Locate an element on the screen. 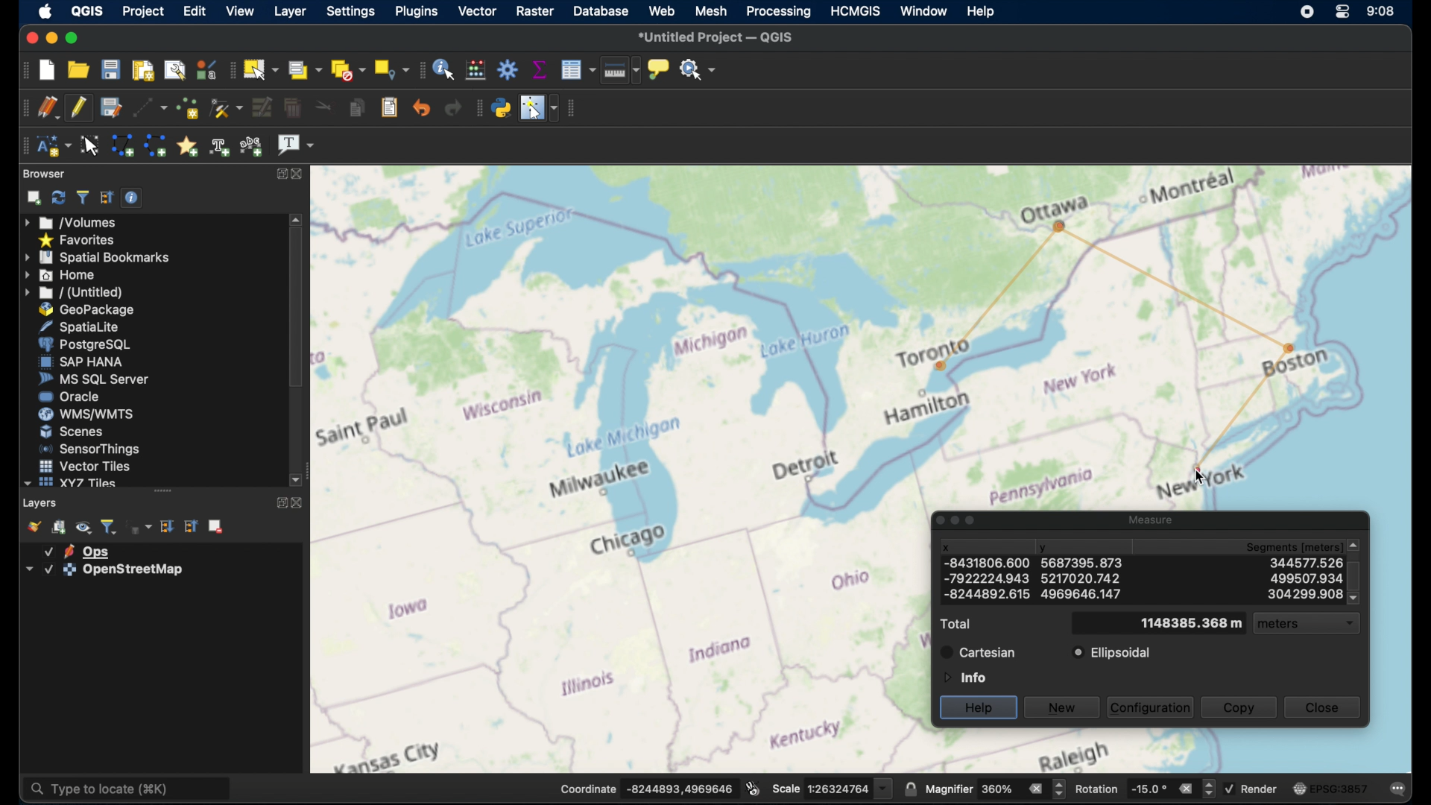 The image size is (1431, 805). render is located at coordinates (1254, 789).